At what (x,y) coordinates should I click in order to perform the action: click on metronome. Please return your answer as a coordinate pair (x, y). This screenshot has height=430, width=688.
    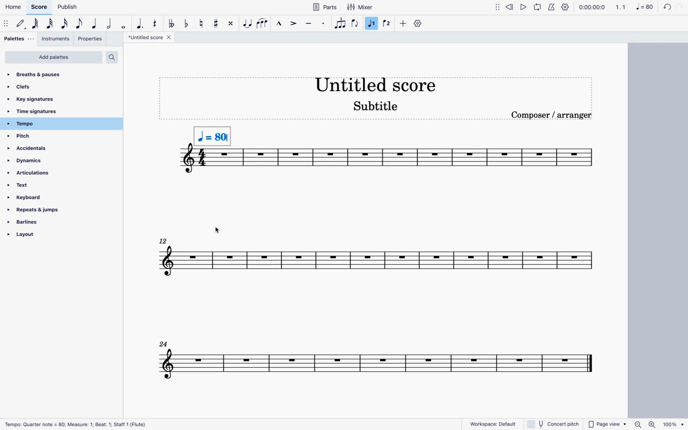
    Looking at the image, I should click on (551, 7).